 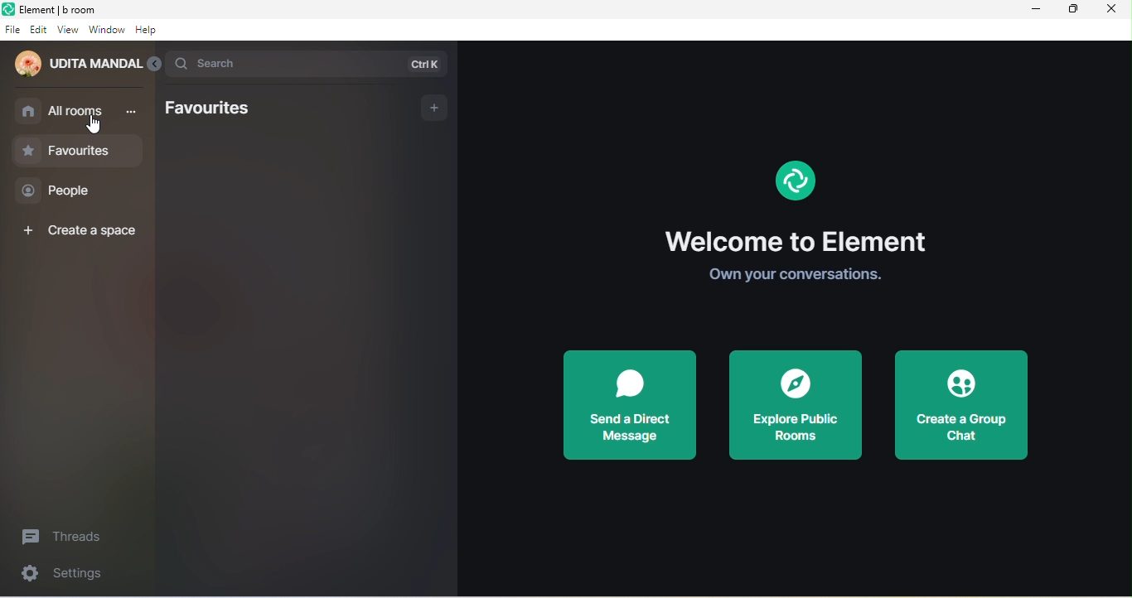 I want to click on cursor, so click(x=96, y=126).